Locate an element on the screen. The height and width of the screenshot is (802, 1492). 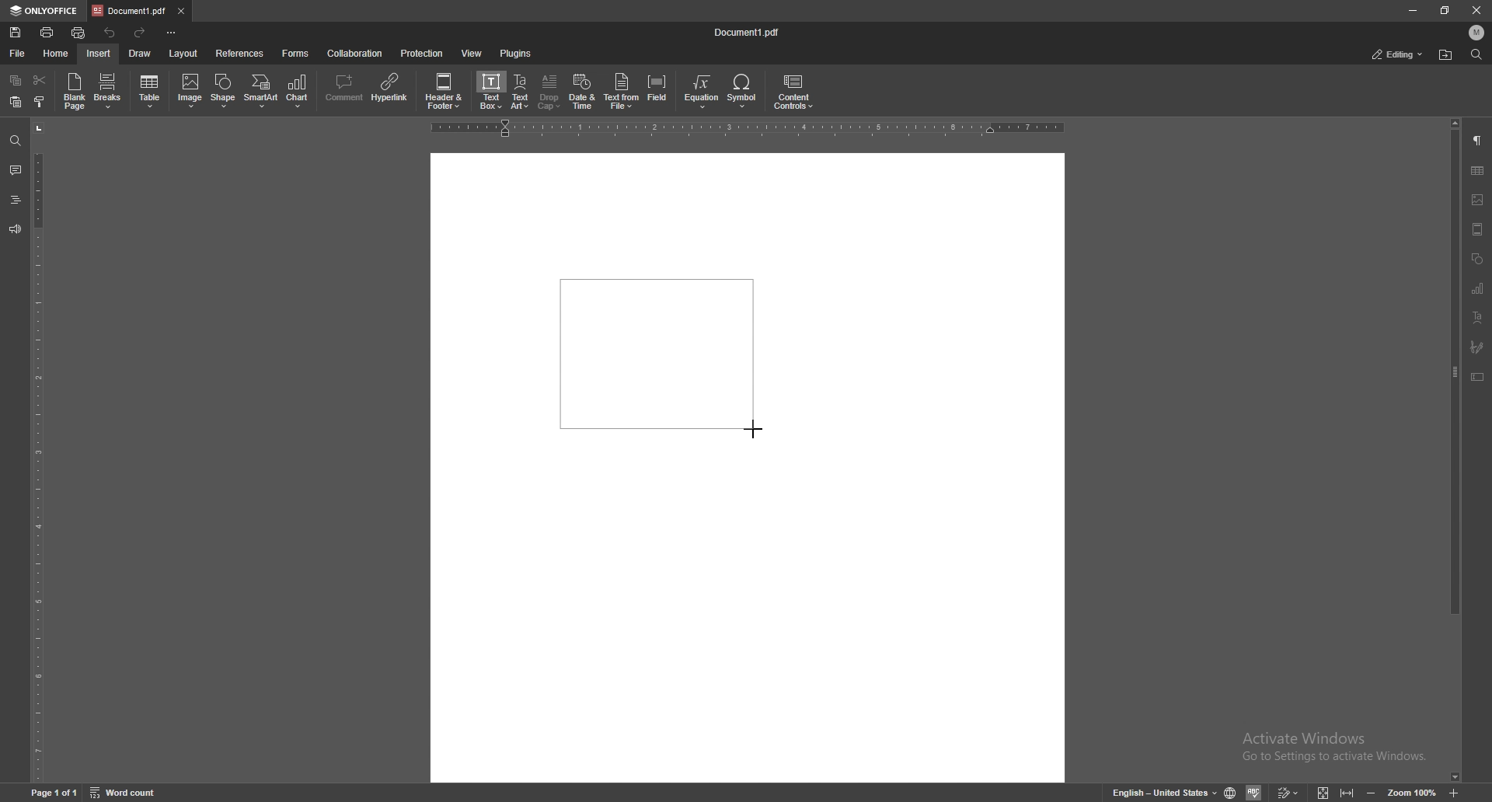
onlyoffice is located at coordinates (44, 12).